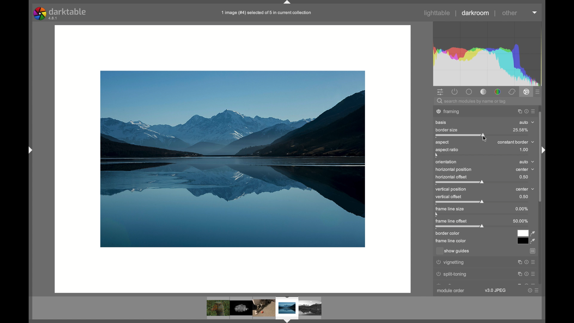  Describe the element at coordinates (516, 142) in the screenshot. I see `constant border dropdown` at that location.